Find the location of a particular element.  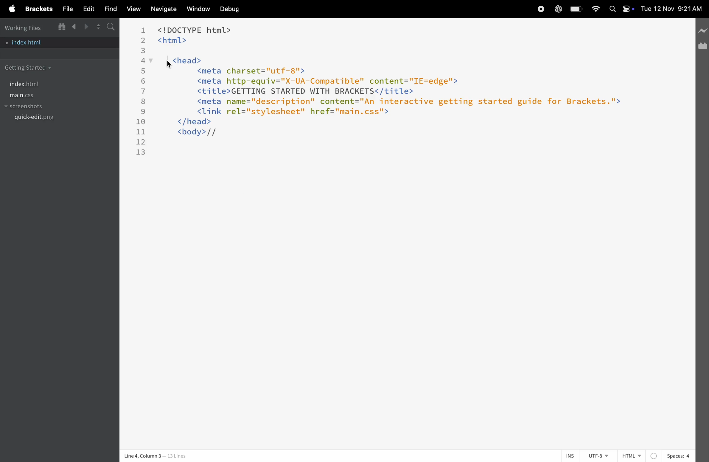

file is located at coordinates (65, 9).